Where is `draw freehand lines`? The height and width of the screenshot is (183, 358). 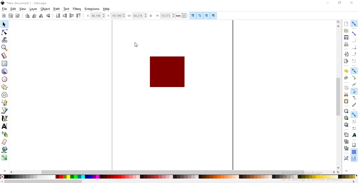
draw freehand lines is located at coordinates (4, 103).